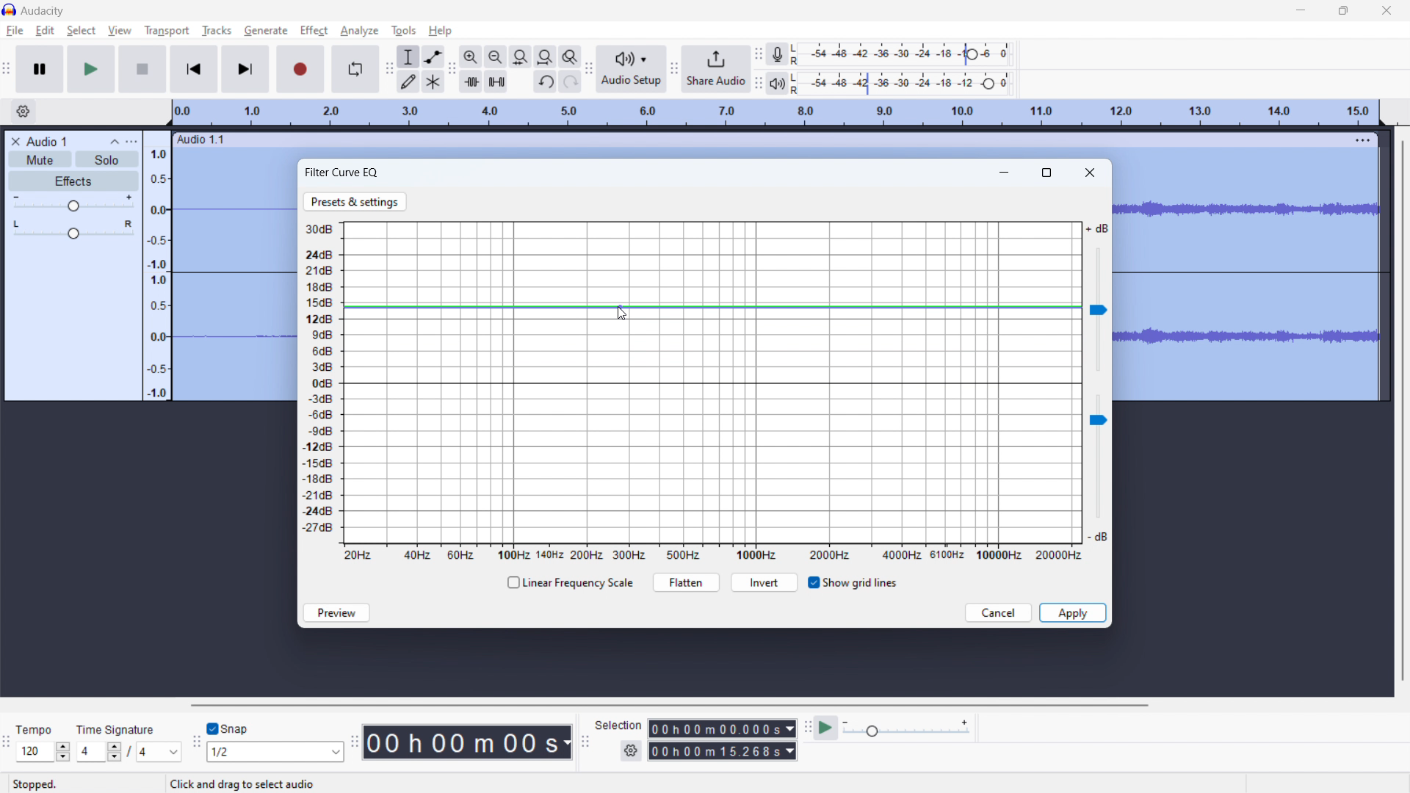  I want to click on snapping toolbar, so click(196, 741).